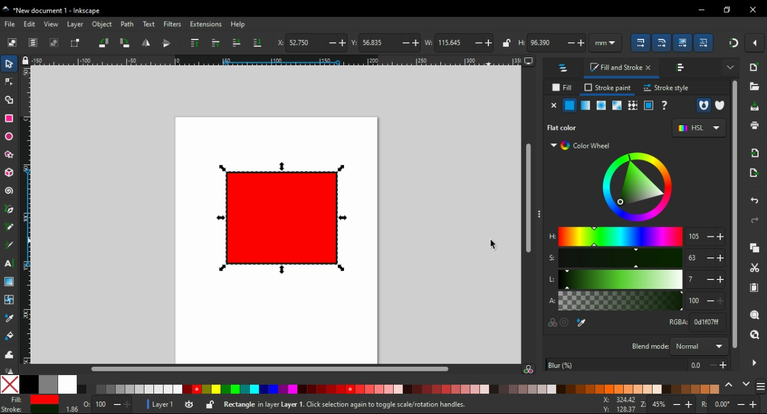  Describe the element at coordinates (616, 364) in the screenshot. I see `blur` at that location.